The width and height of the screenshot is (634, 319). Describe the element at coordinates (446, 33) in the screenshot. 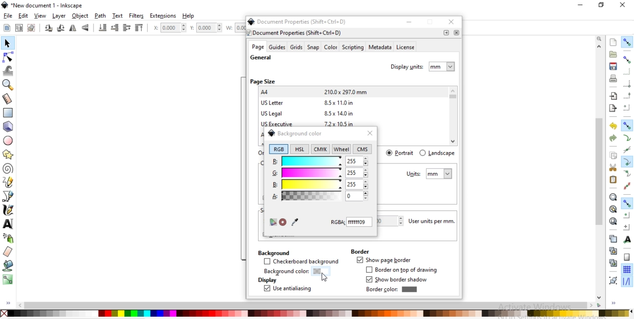

I see `.` at that location.